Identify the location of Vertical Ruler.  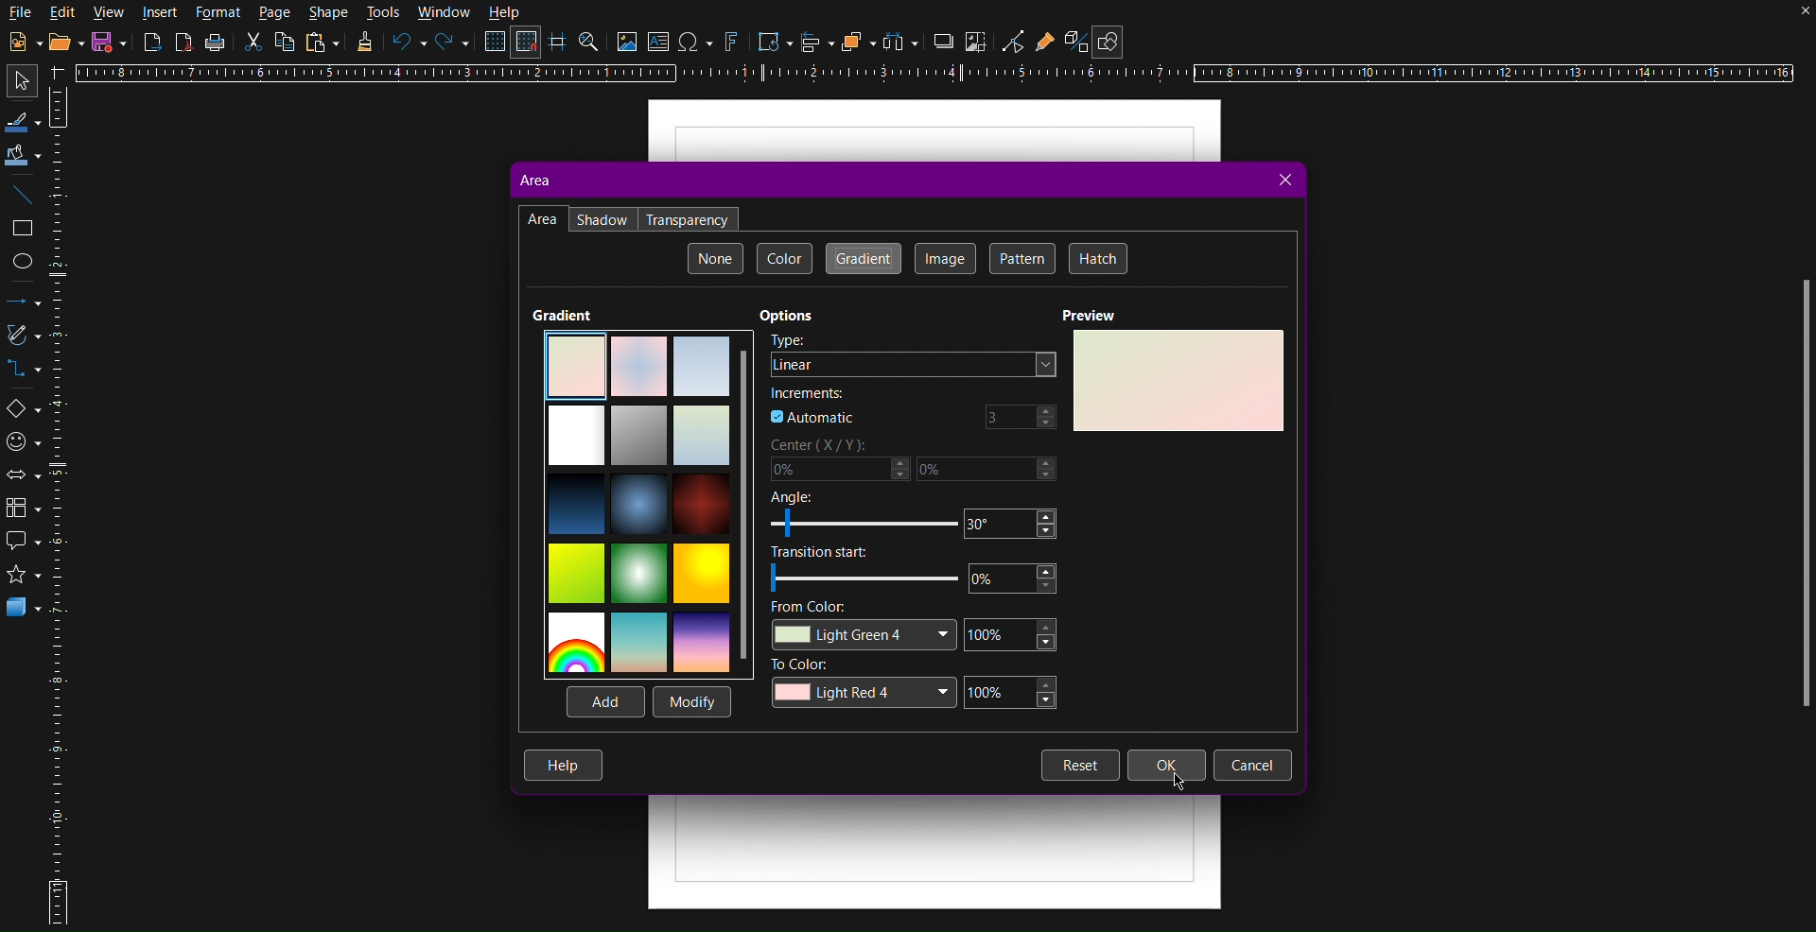
(61, 504).